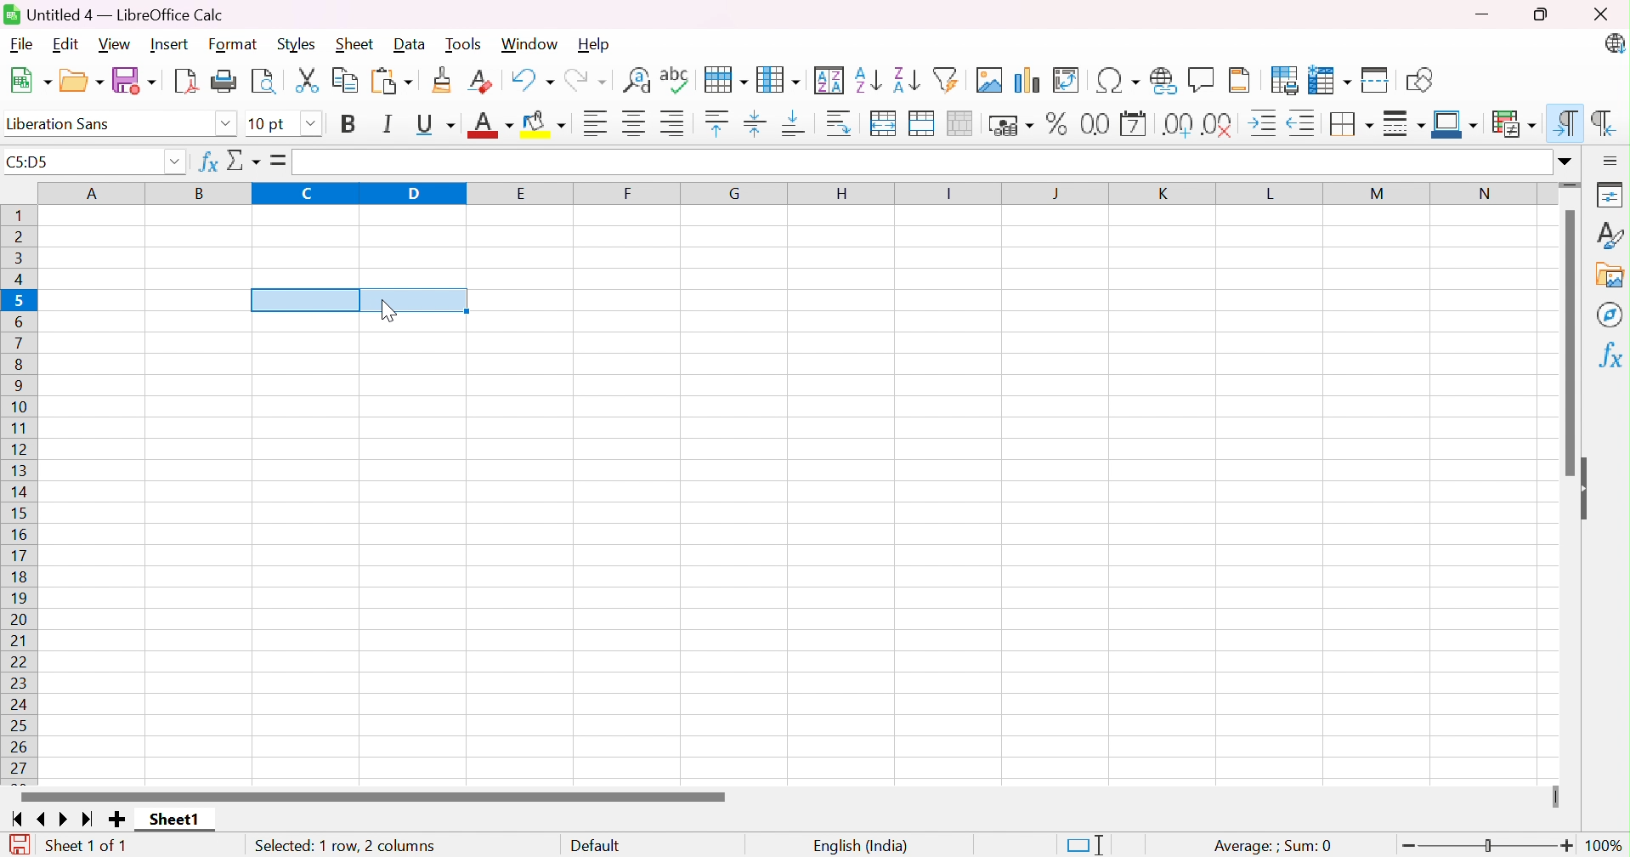 This screenshot has width=1630, height=857. I want to click on Select Function, so click(246, 162).